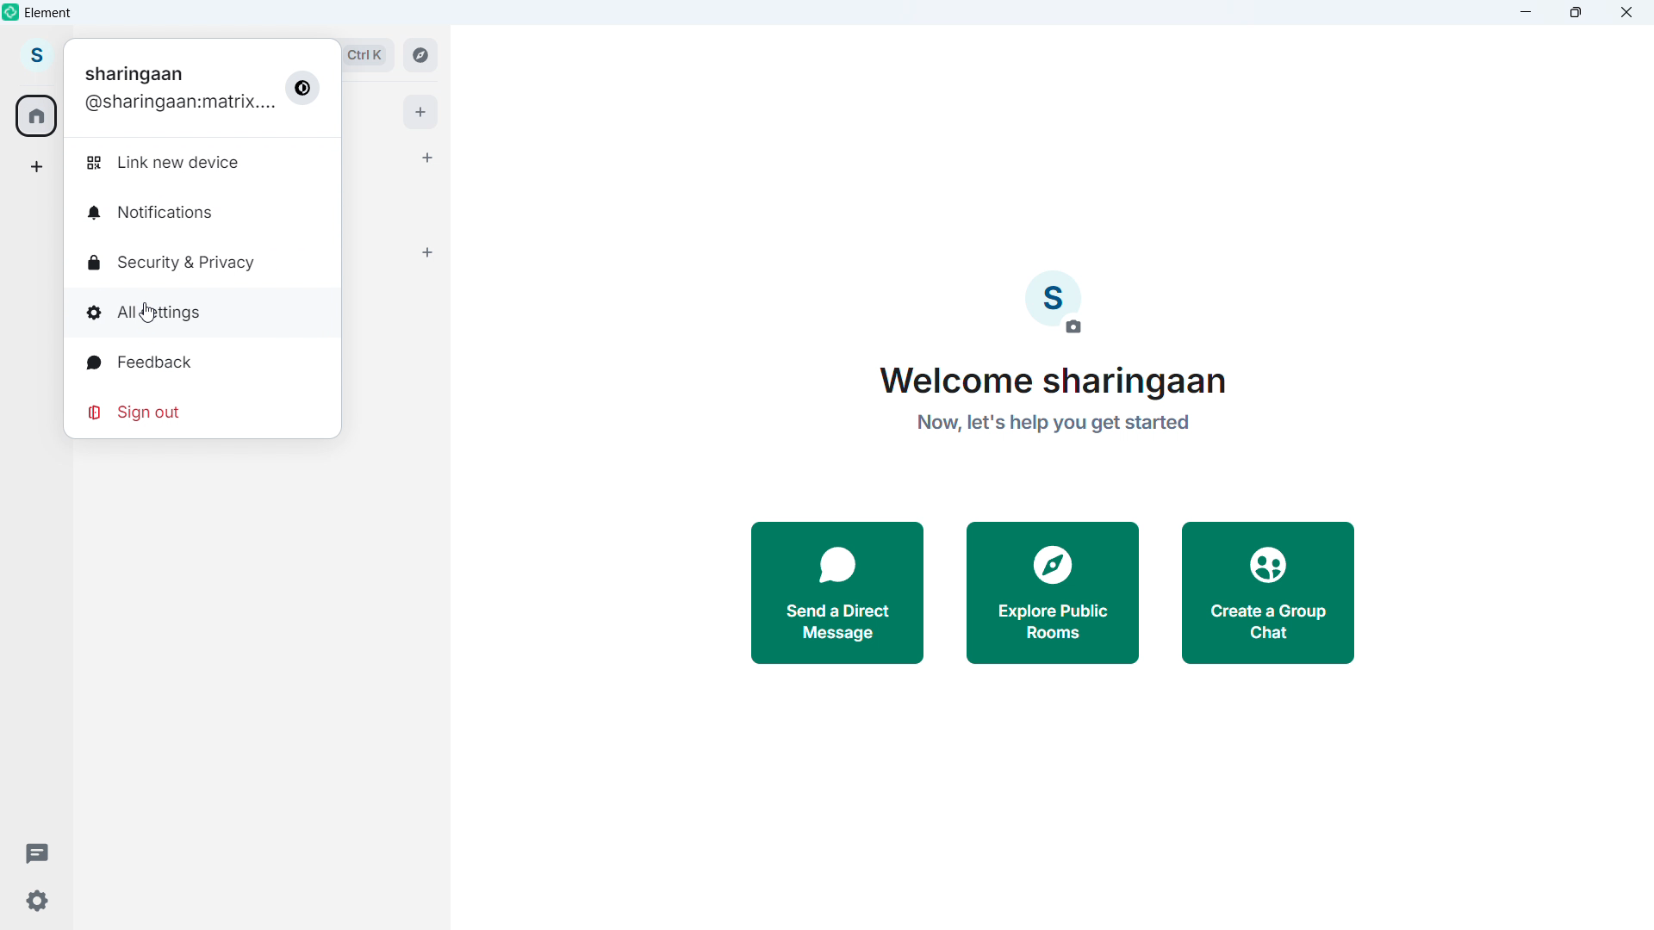  I want to click on @sharingaa:matrix..., so click(179, 106).